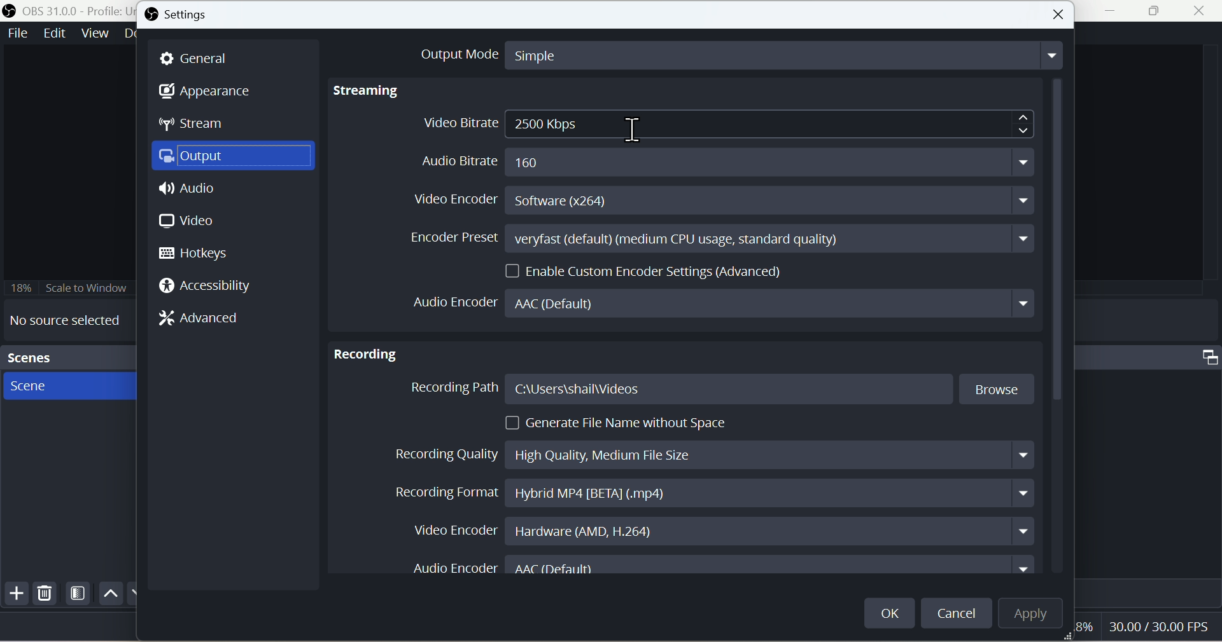 The height and width of the screenshot is (642, 1222). I want to click on Hotkeys, so click(200, 253).